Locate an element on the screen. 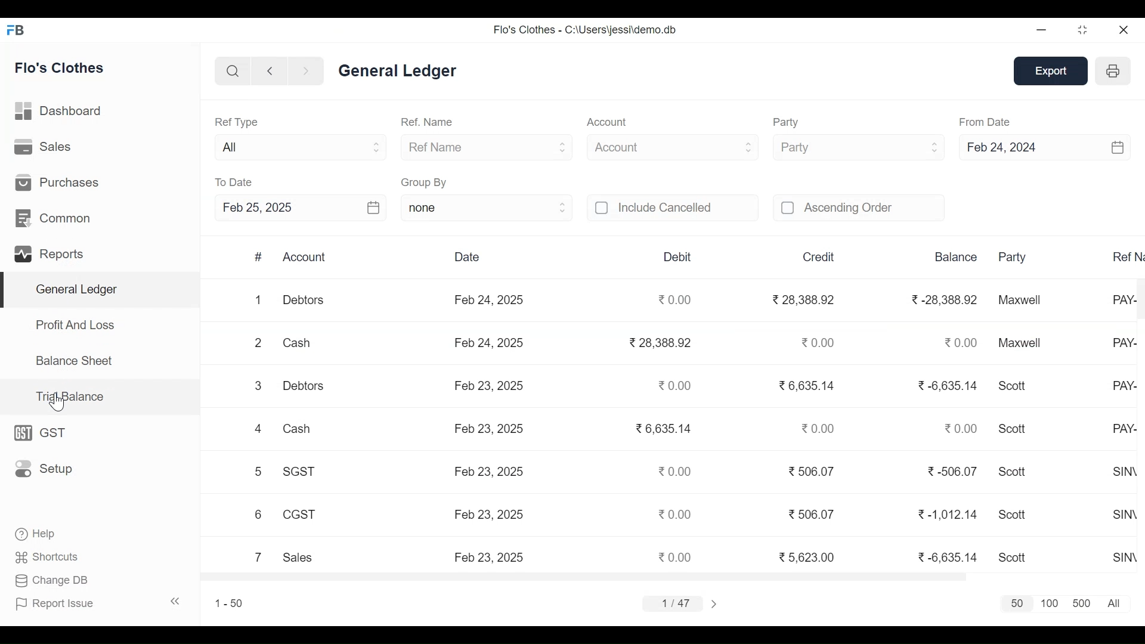 Image resolution: width=1145 pixels, height=644 pixels. Maxwell is located at coordinates (1020, 342).